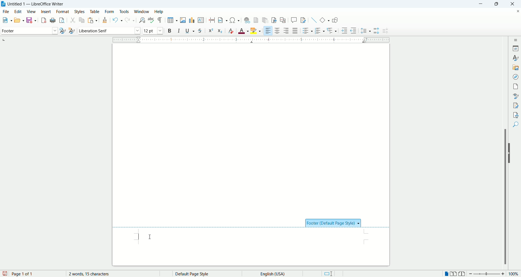  Describe the element at coordinates (516, 67) in the screenshot. I see `gallery` at that location.